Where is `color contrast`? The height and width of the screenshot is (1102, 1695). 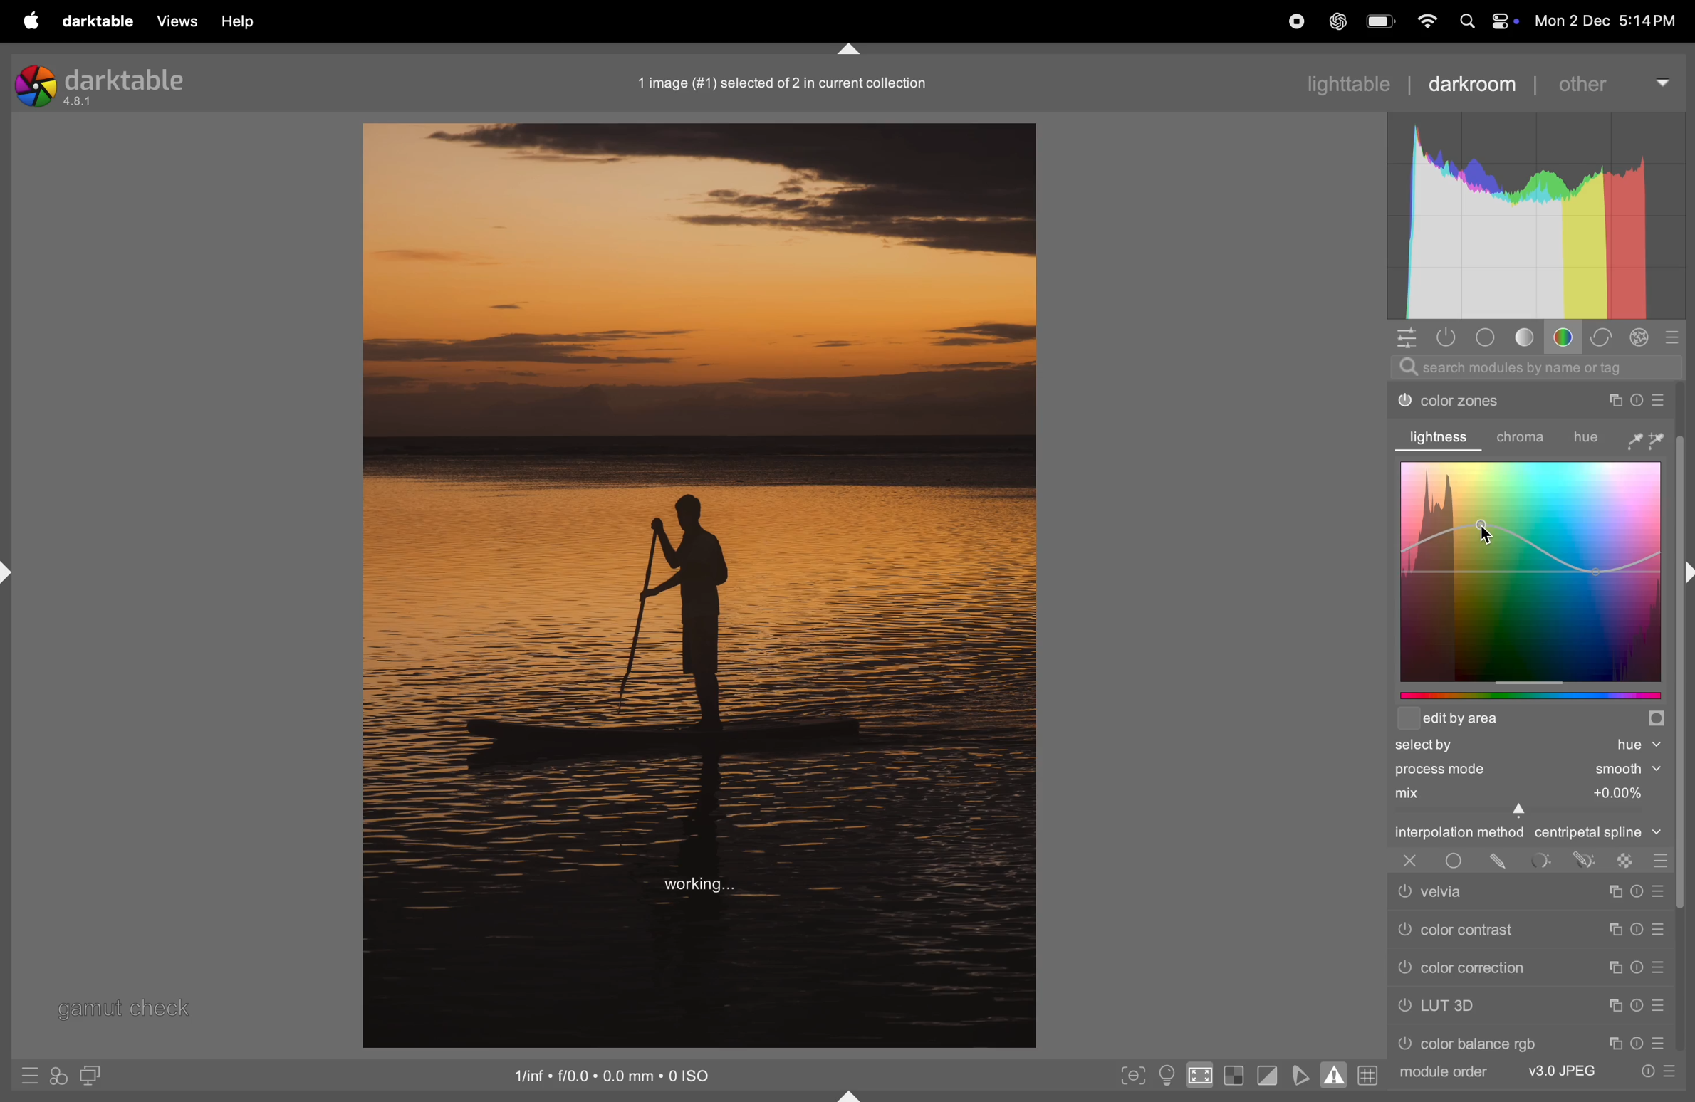 color contrast is located at coordinates (1485, 928).